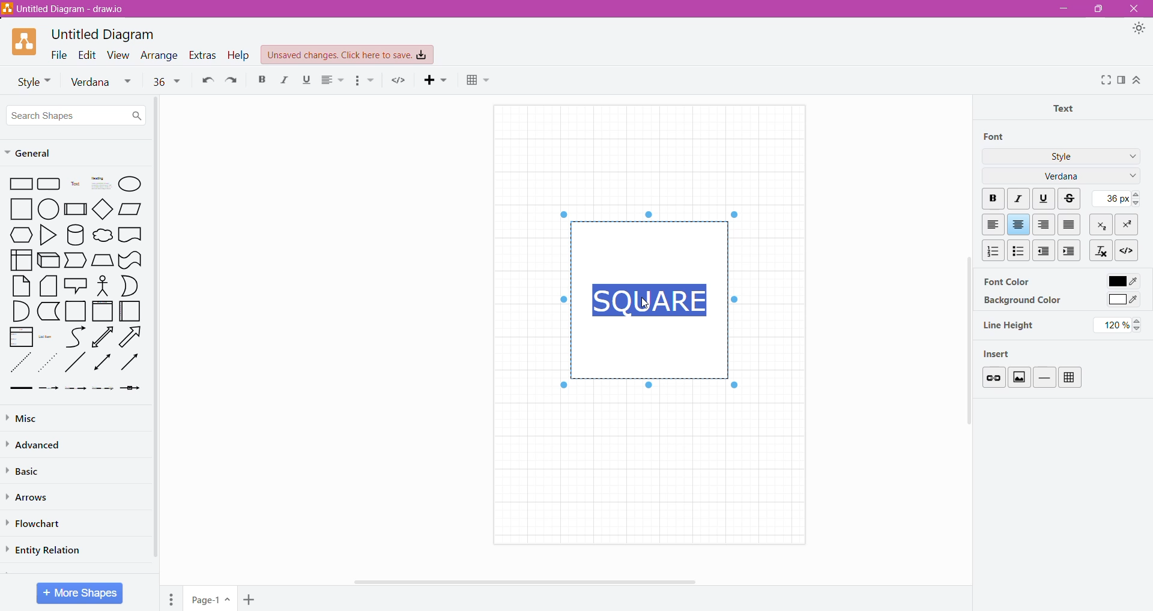 The image size is (1153, 611). Describe the element at coordinates (17, 209) in the screenshot. I see `square` at that location.